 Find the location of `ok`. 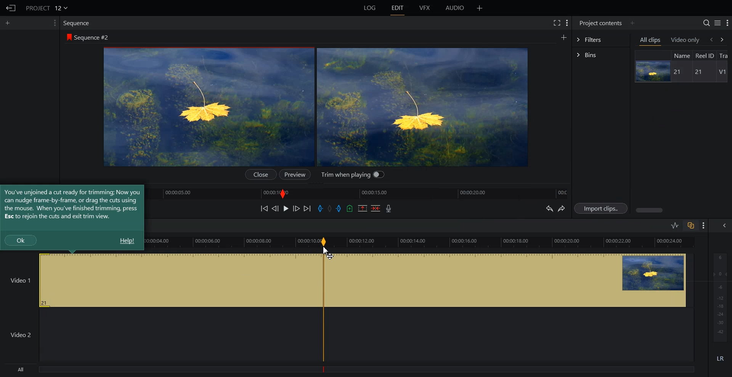

ok is located at coordinates (21, 240).